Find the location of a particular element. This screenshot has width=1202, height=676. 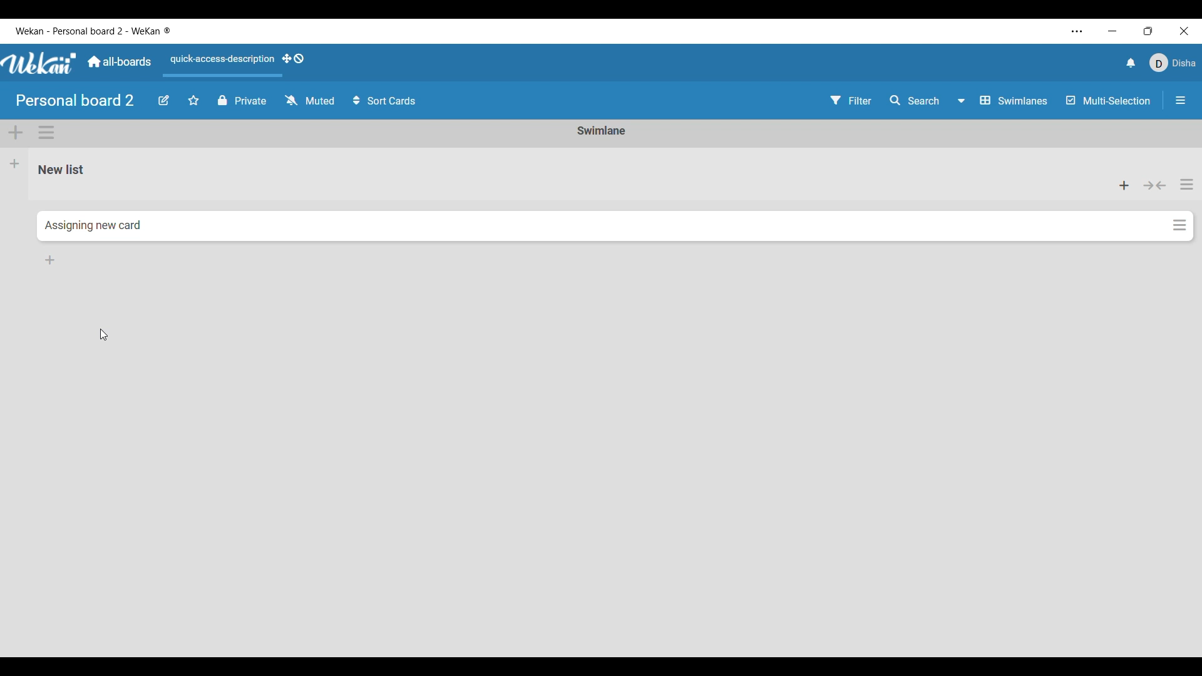

Notifications  is located at coordinates (1131, 63).